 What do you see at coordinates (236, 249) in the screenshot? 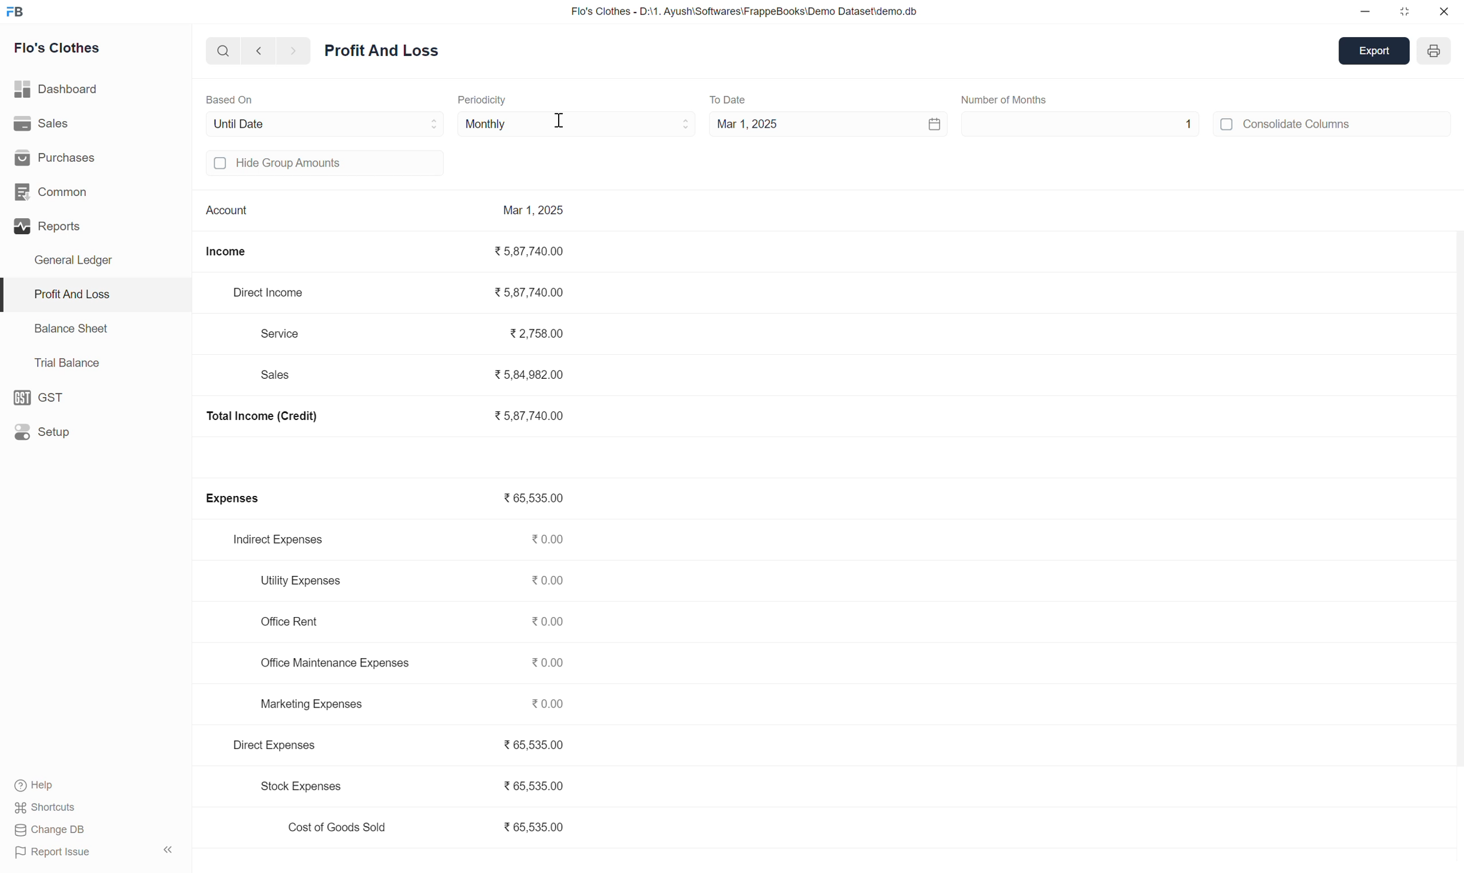
I see `Income` at bounding box center [236, 249].